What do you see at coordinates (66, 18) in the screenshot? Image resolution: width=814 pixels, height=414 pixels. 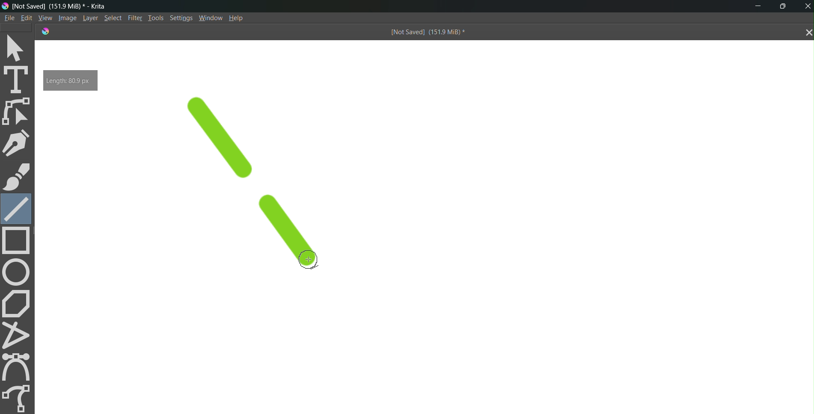 I see `Image` at bounding box center [66, 18].